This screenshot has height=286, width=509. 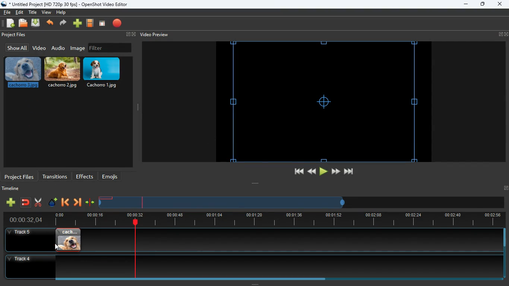 What do you see at coordinates (276, 219) in the screenshot?
I see `timeline` at bounding box center [276, 219].